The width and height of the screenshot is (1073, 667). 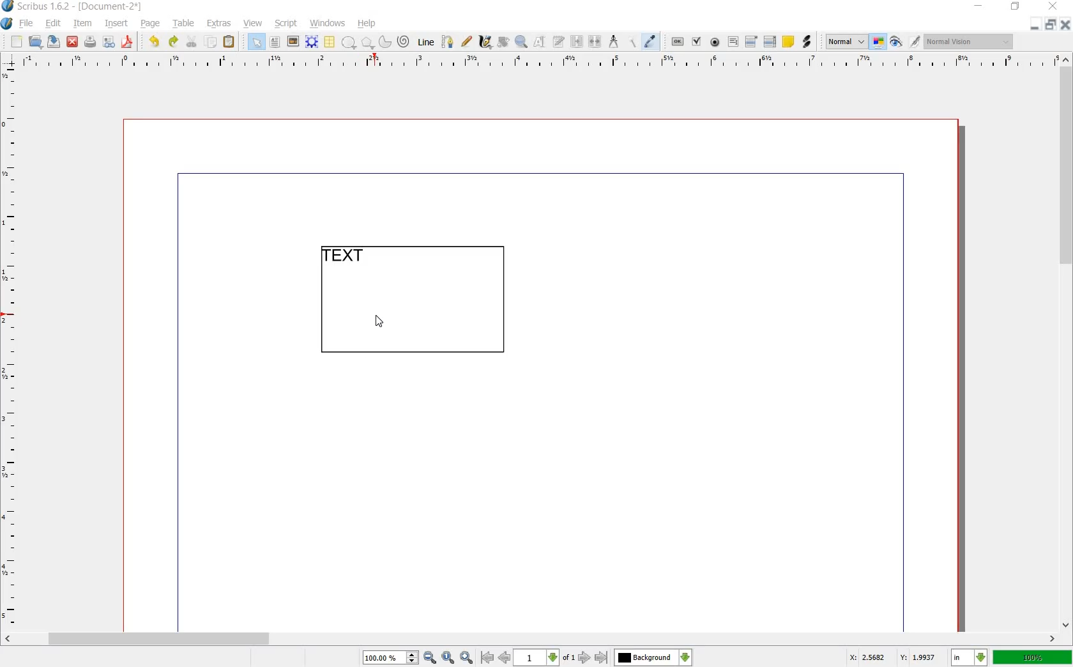 I want to click on pdf combo box, so click(x=752, y=41).